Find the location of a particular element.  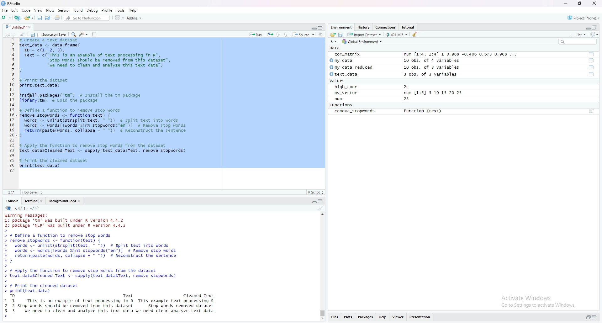

minimize is located at coordinates (565, 3).